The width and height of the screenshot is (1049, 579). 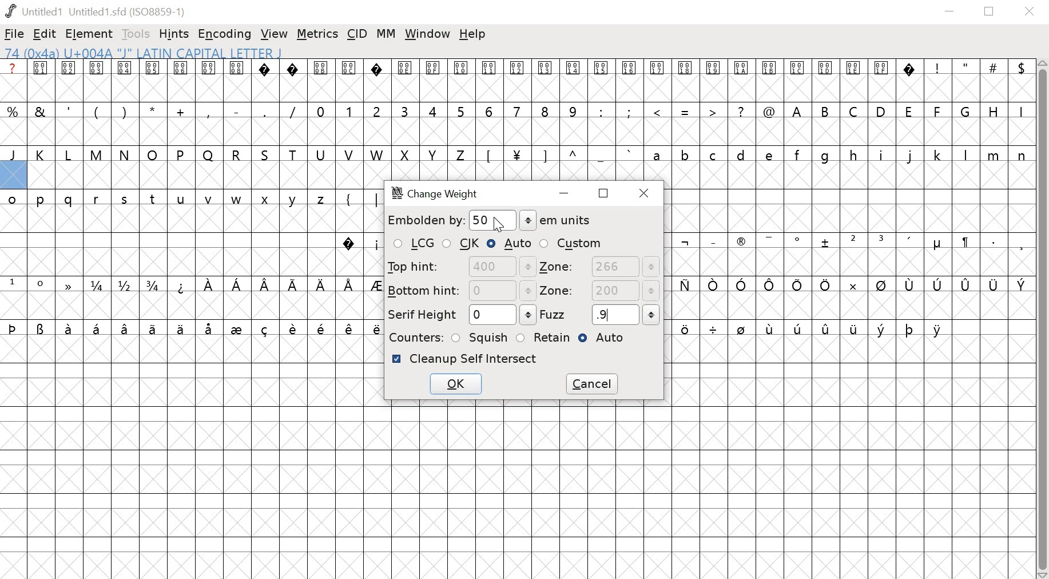 What do you see at coordinates (838, 154) in the screenshot?
I see `lower case letter` at bounding box center [838, 154].